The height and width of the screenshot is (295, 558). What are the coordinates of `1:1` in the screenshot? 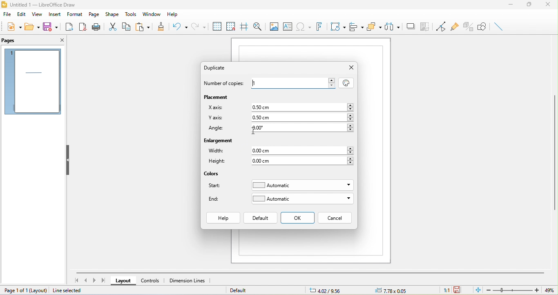 It's located at (444, 291).